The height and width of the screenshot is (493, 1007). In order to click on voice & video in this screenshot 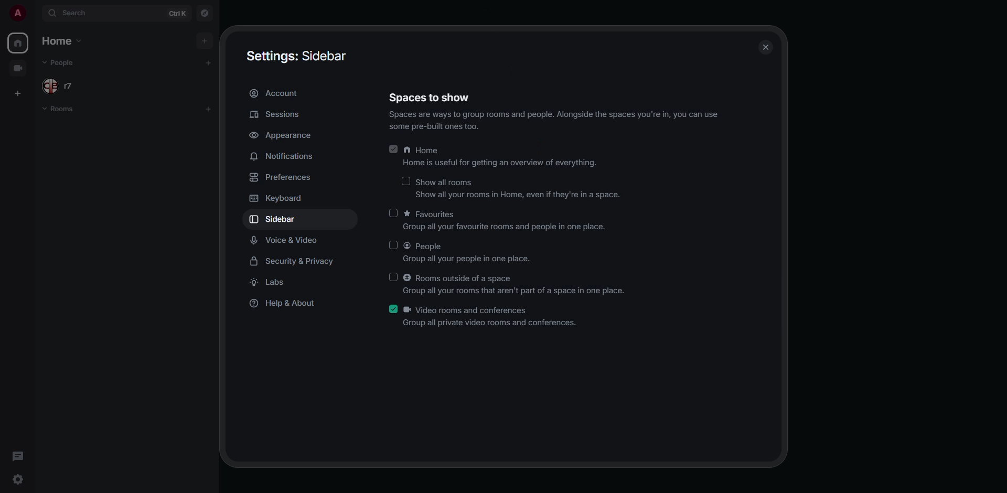, I will do `click(287, 241)`.